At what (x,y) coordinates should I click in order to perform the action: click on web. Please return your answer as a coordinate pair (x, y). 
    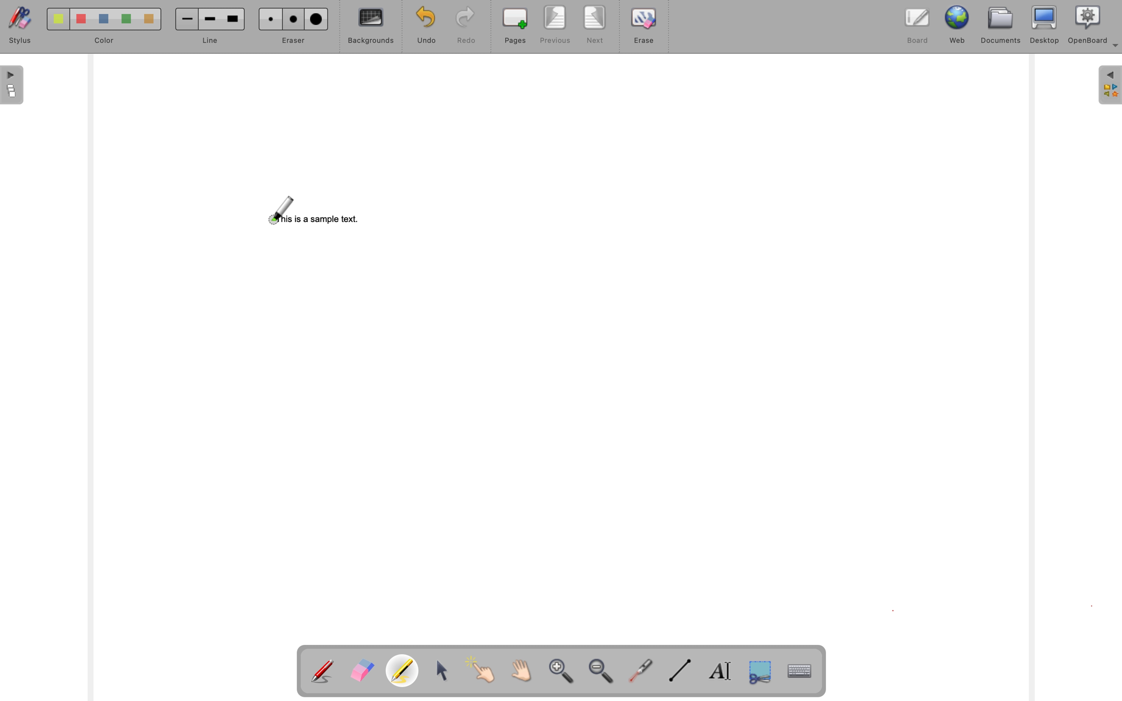
    Looking at the image, I should click on (958, 26).